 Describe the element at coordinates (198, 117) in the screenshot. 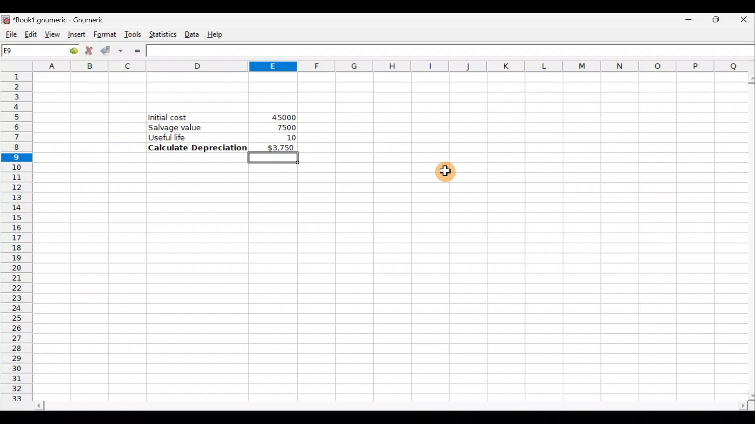

I see `Initial cost` at that location.